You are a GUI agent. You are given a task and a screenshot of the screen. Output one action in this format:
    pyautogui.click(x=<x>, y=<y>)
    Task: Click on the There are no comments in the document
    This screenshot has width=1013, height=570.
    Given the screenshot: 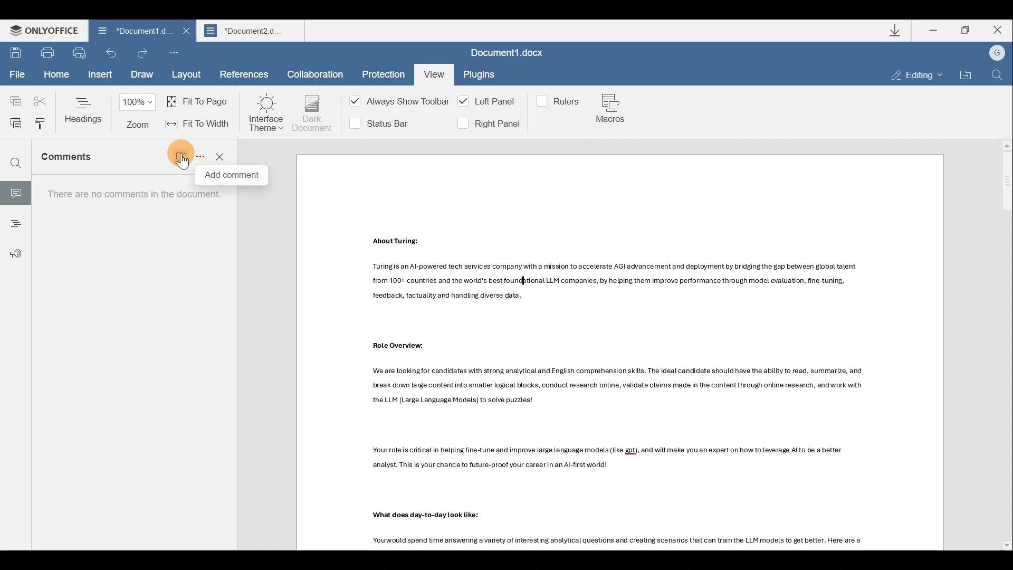 What is the action you would take?
    pyautogui.click(x=130, y=363)
    